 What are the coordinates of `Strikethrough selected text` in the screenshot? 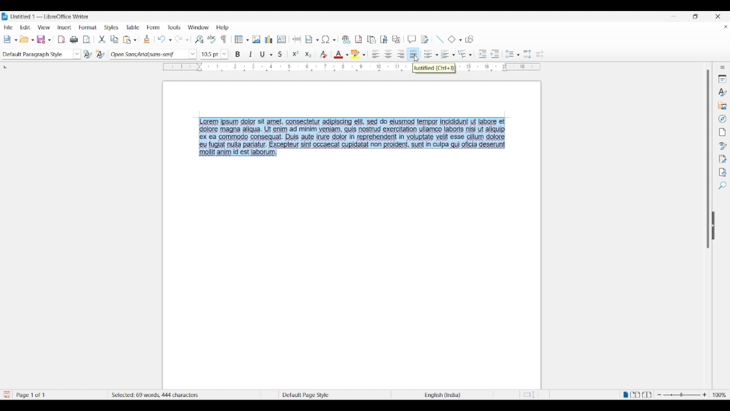 It's located at (281, 54).